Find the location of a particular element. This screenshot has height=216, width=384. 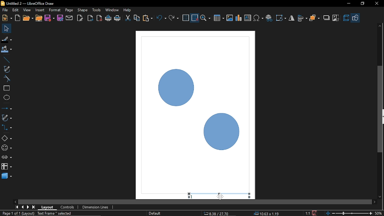

Open template manager is located at coordinates (17, 18).